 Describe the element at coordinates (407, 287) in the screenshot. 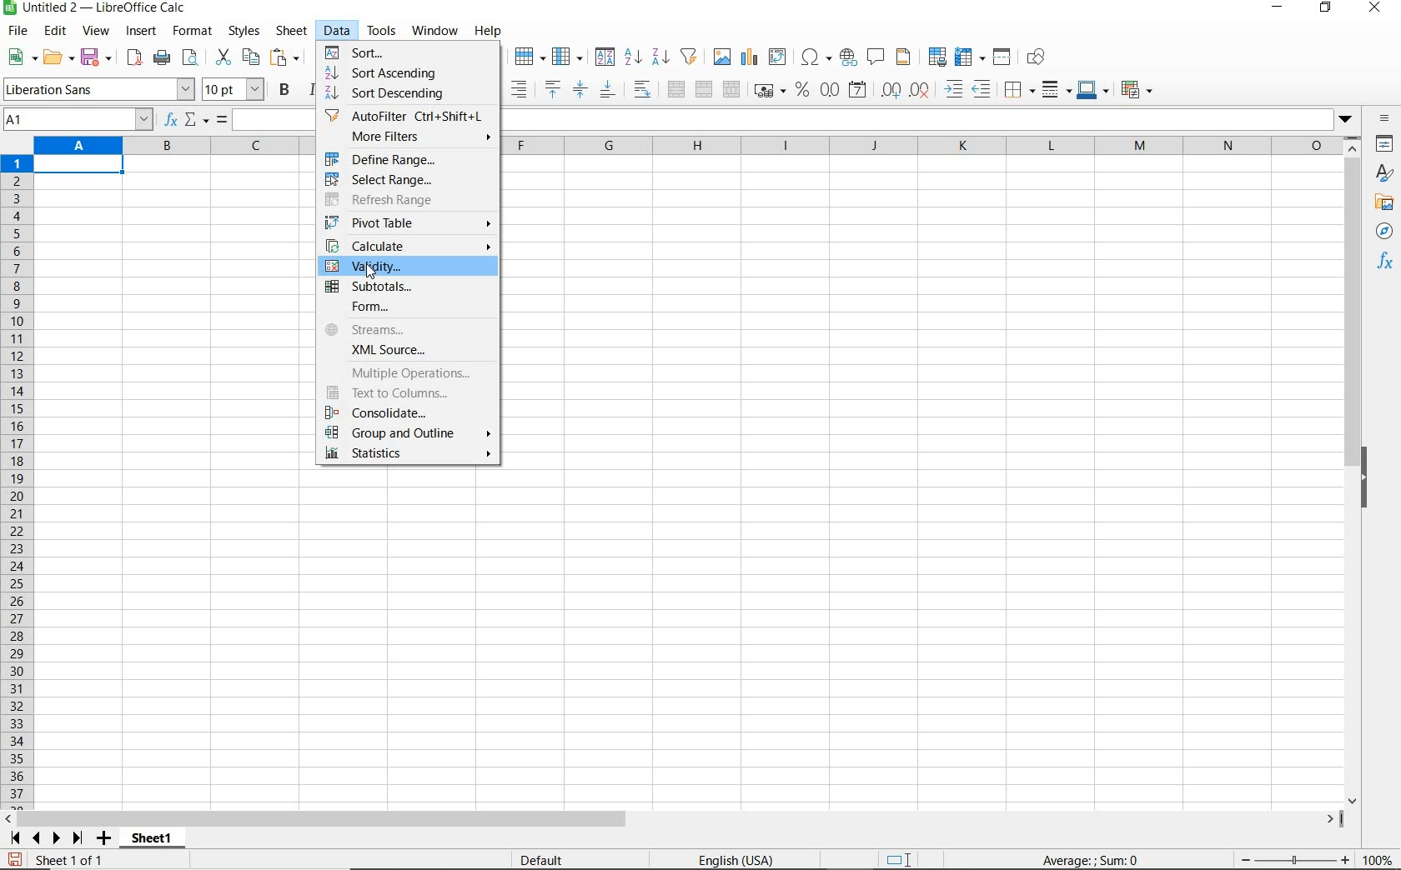

I see `subtotals` at that location.